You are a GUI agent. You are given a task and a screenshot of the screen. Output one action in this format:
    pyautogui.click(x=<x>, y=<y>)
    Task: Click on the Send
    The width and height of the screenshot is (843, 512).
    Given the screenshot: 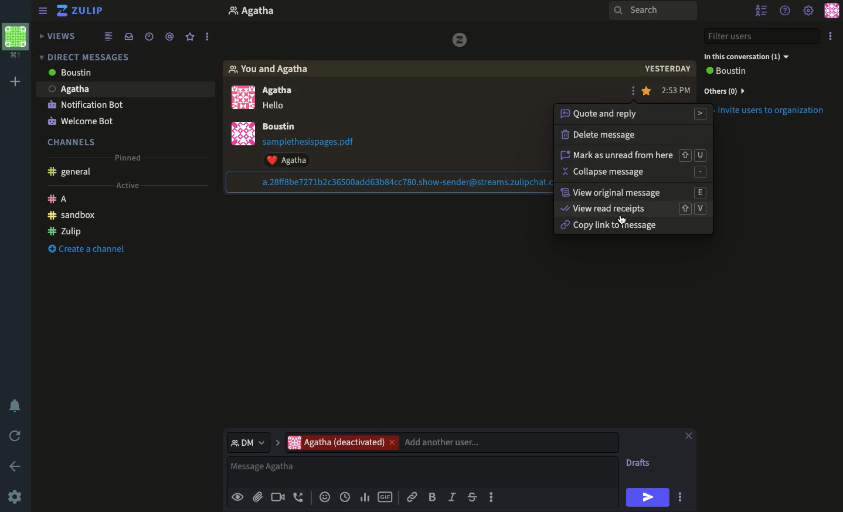 What is the action you would take?
    pyautogui.click(x=648, y=497)
    